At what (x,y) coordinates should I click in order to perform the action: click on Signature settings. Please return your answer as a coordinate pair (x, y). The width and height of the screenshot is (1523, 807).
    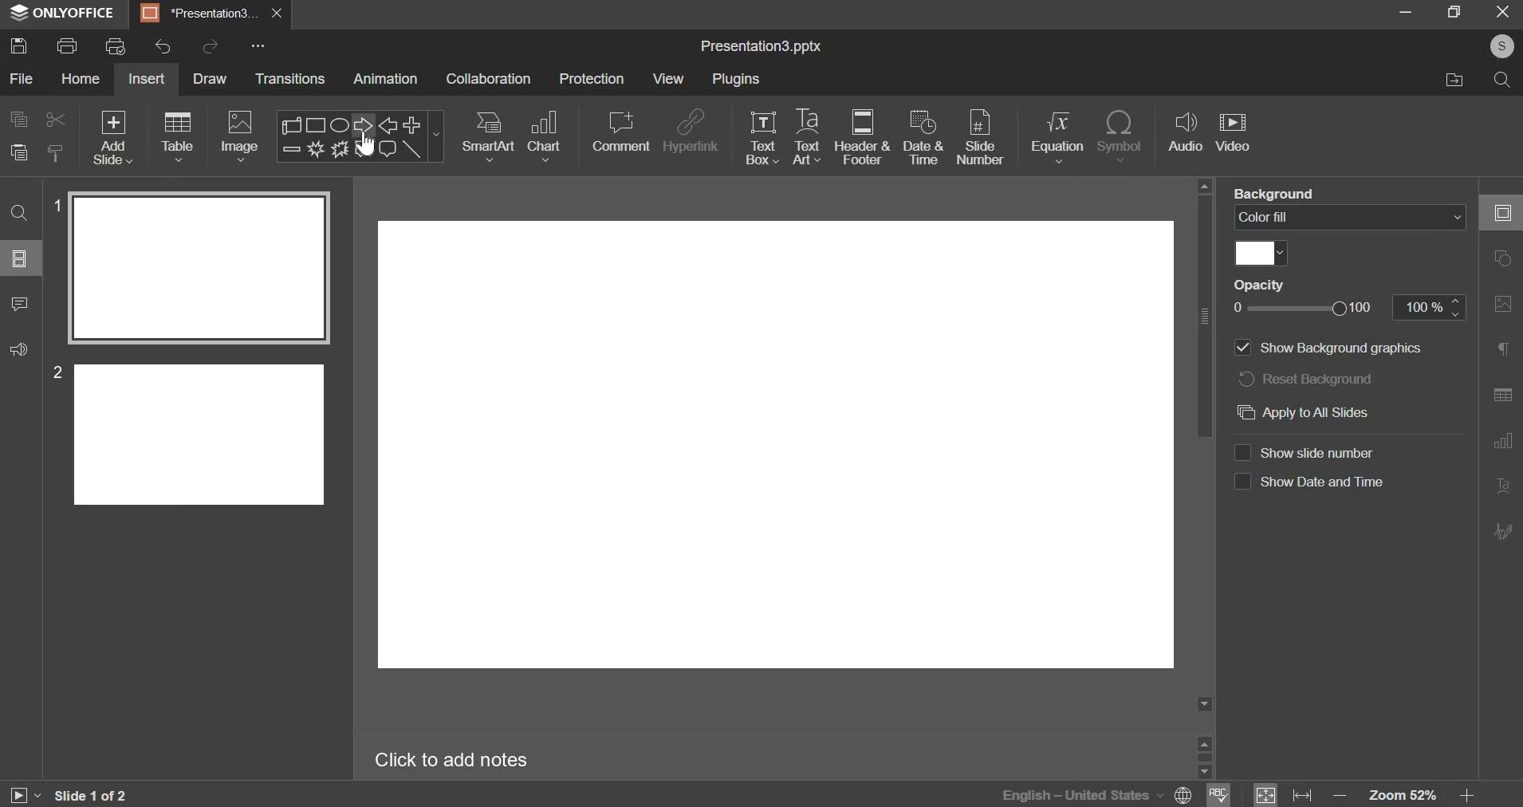
    Looking at the image, I should click on (1503, 529).